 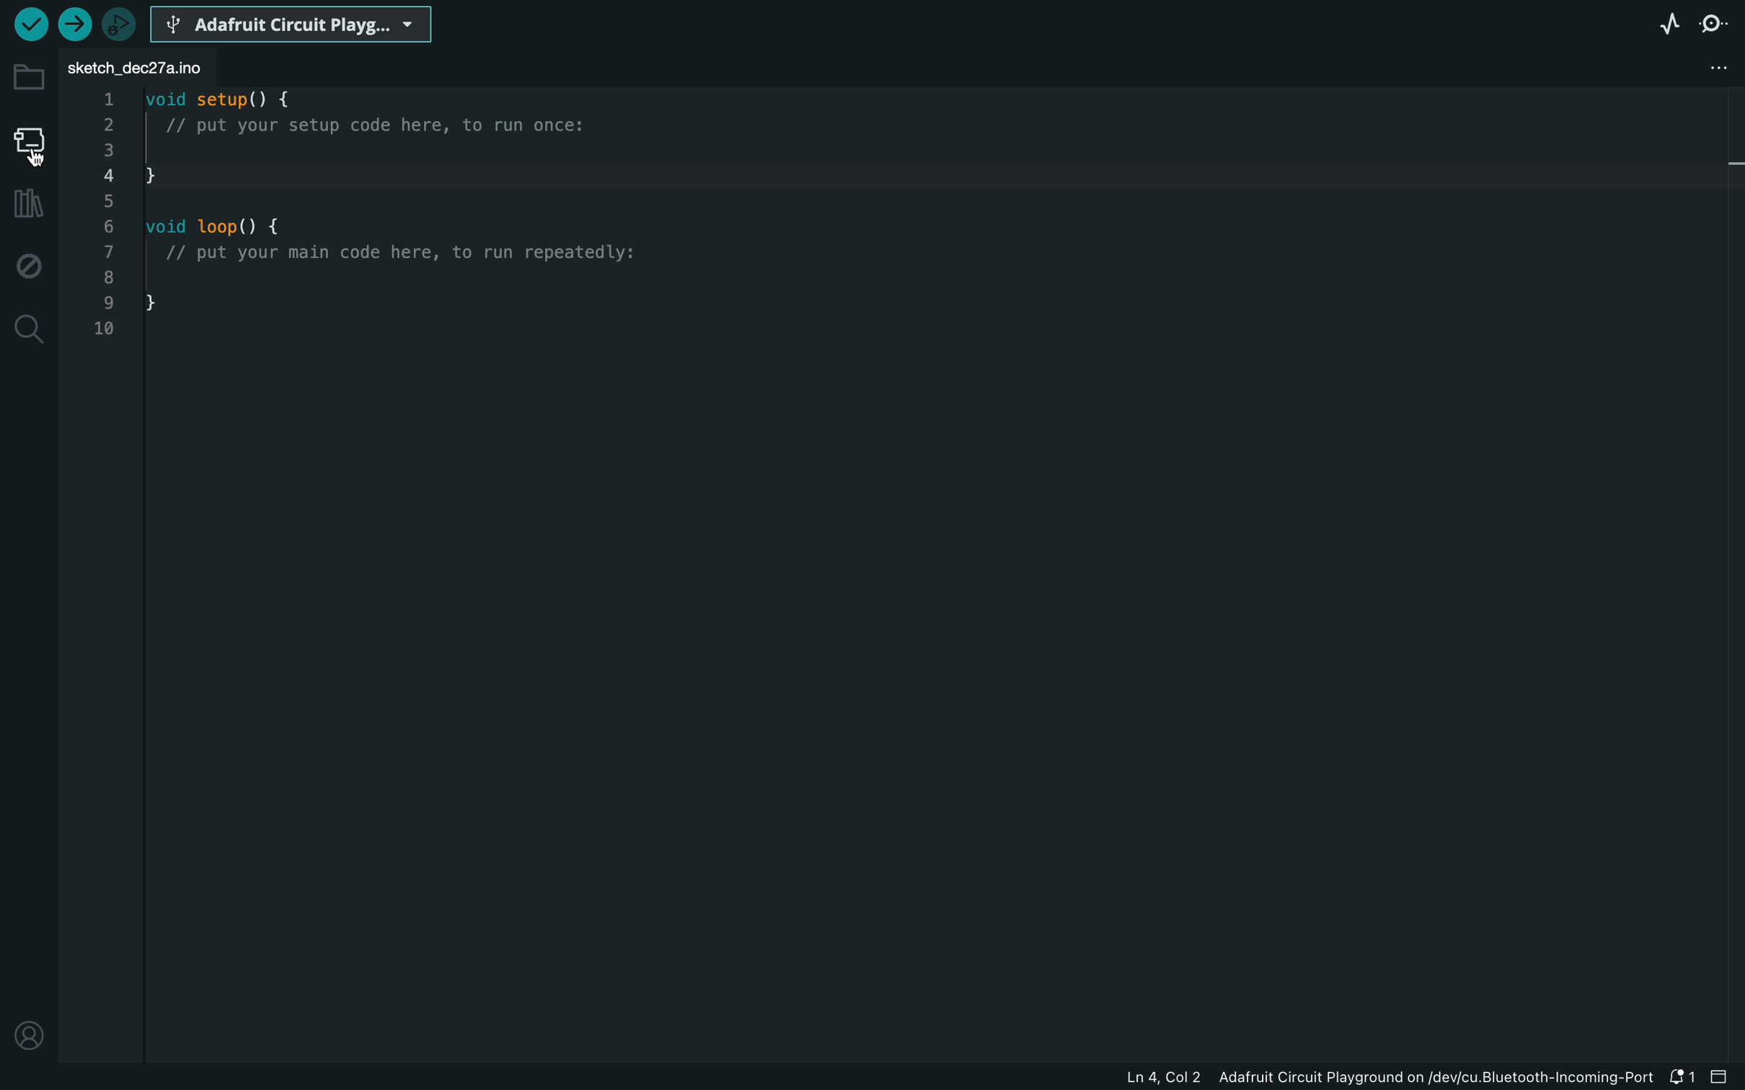 What do you see at coordinates (1721, 1076) in the screenshot?
I see `close slide bar` at bounding box center [1721, 1076].